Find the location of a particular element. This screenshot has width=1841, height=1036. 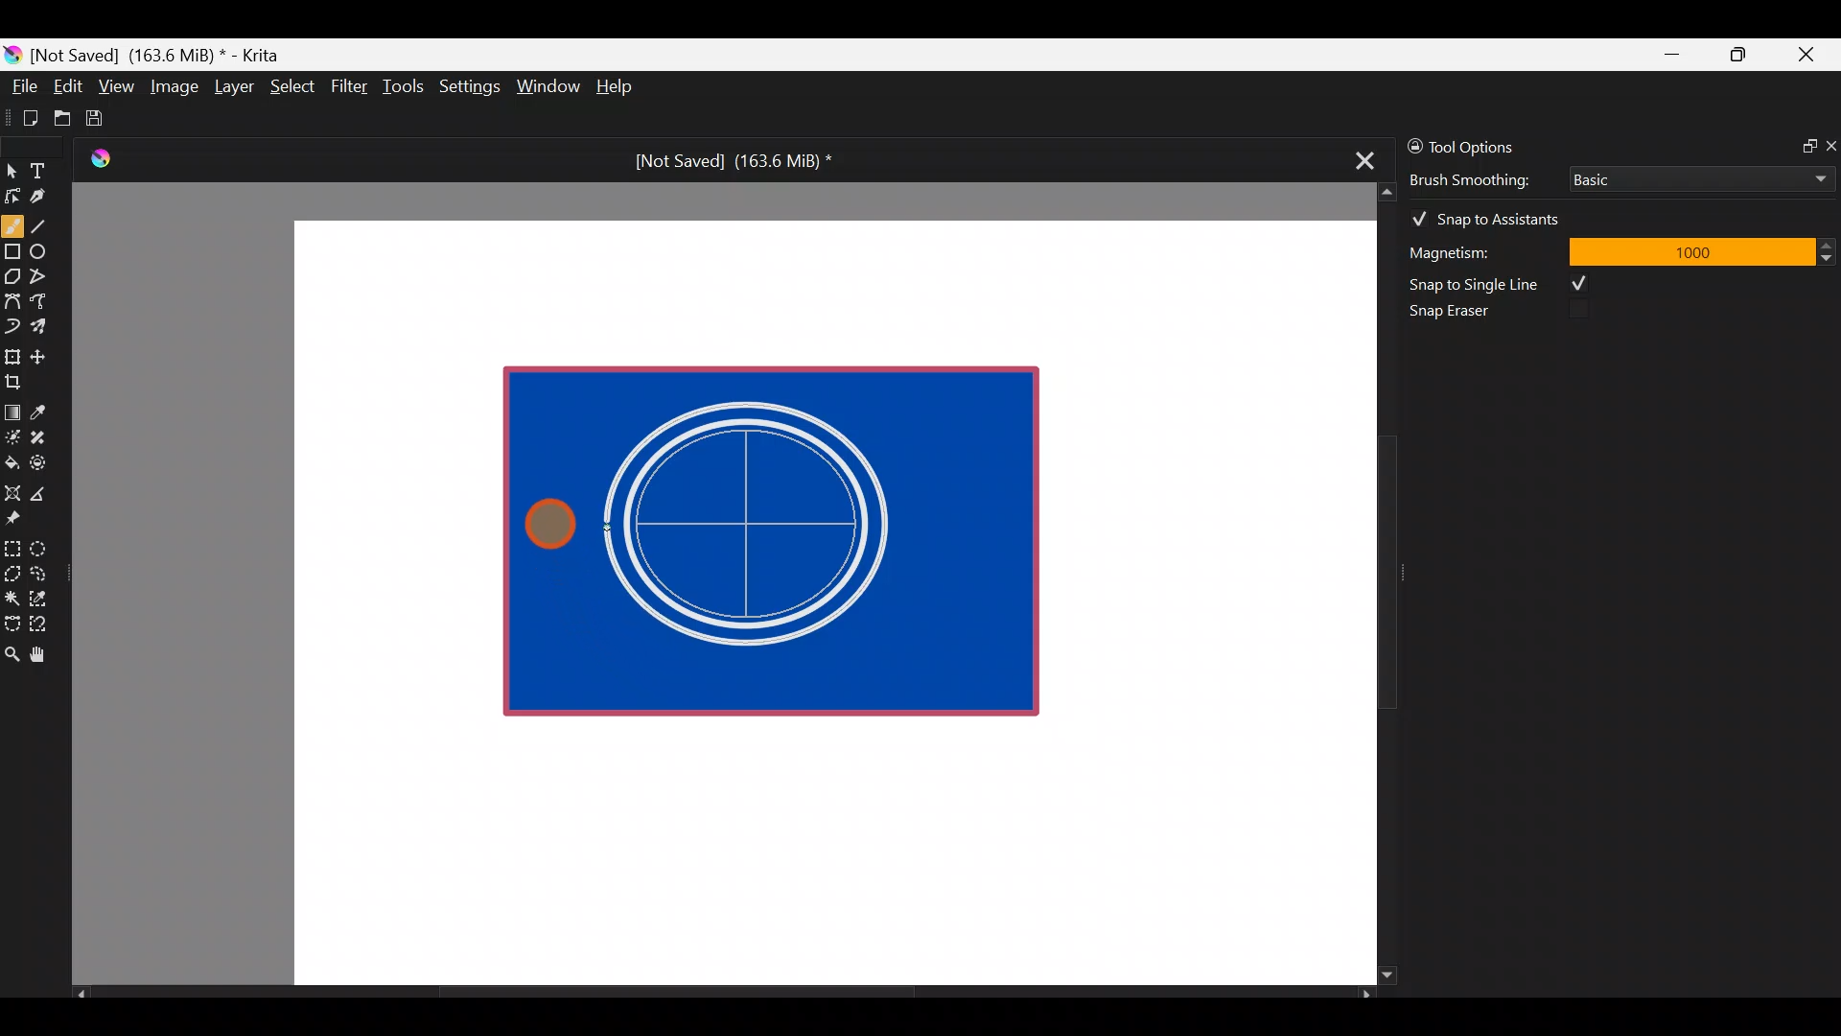

Contiguous selection tool is located at coordinates (12, 593).